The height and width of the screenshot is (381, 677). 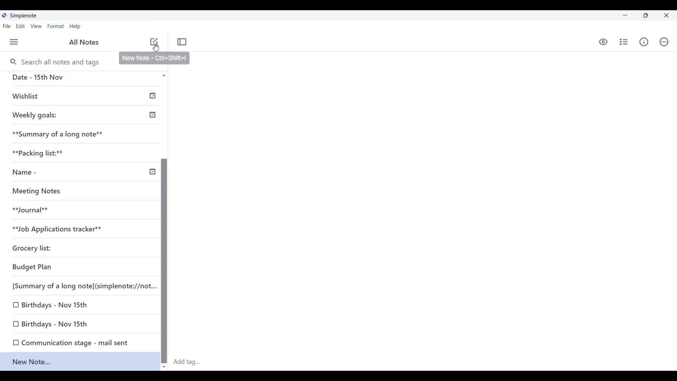 What do you see at coordinates (24, 16) in the screenshot?
I see `simplenote` at bounding box center [24, 16].